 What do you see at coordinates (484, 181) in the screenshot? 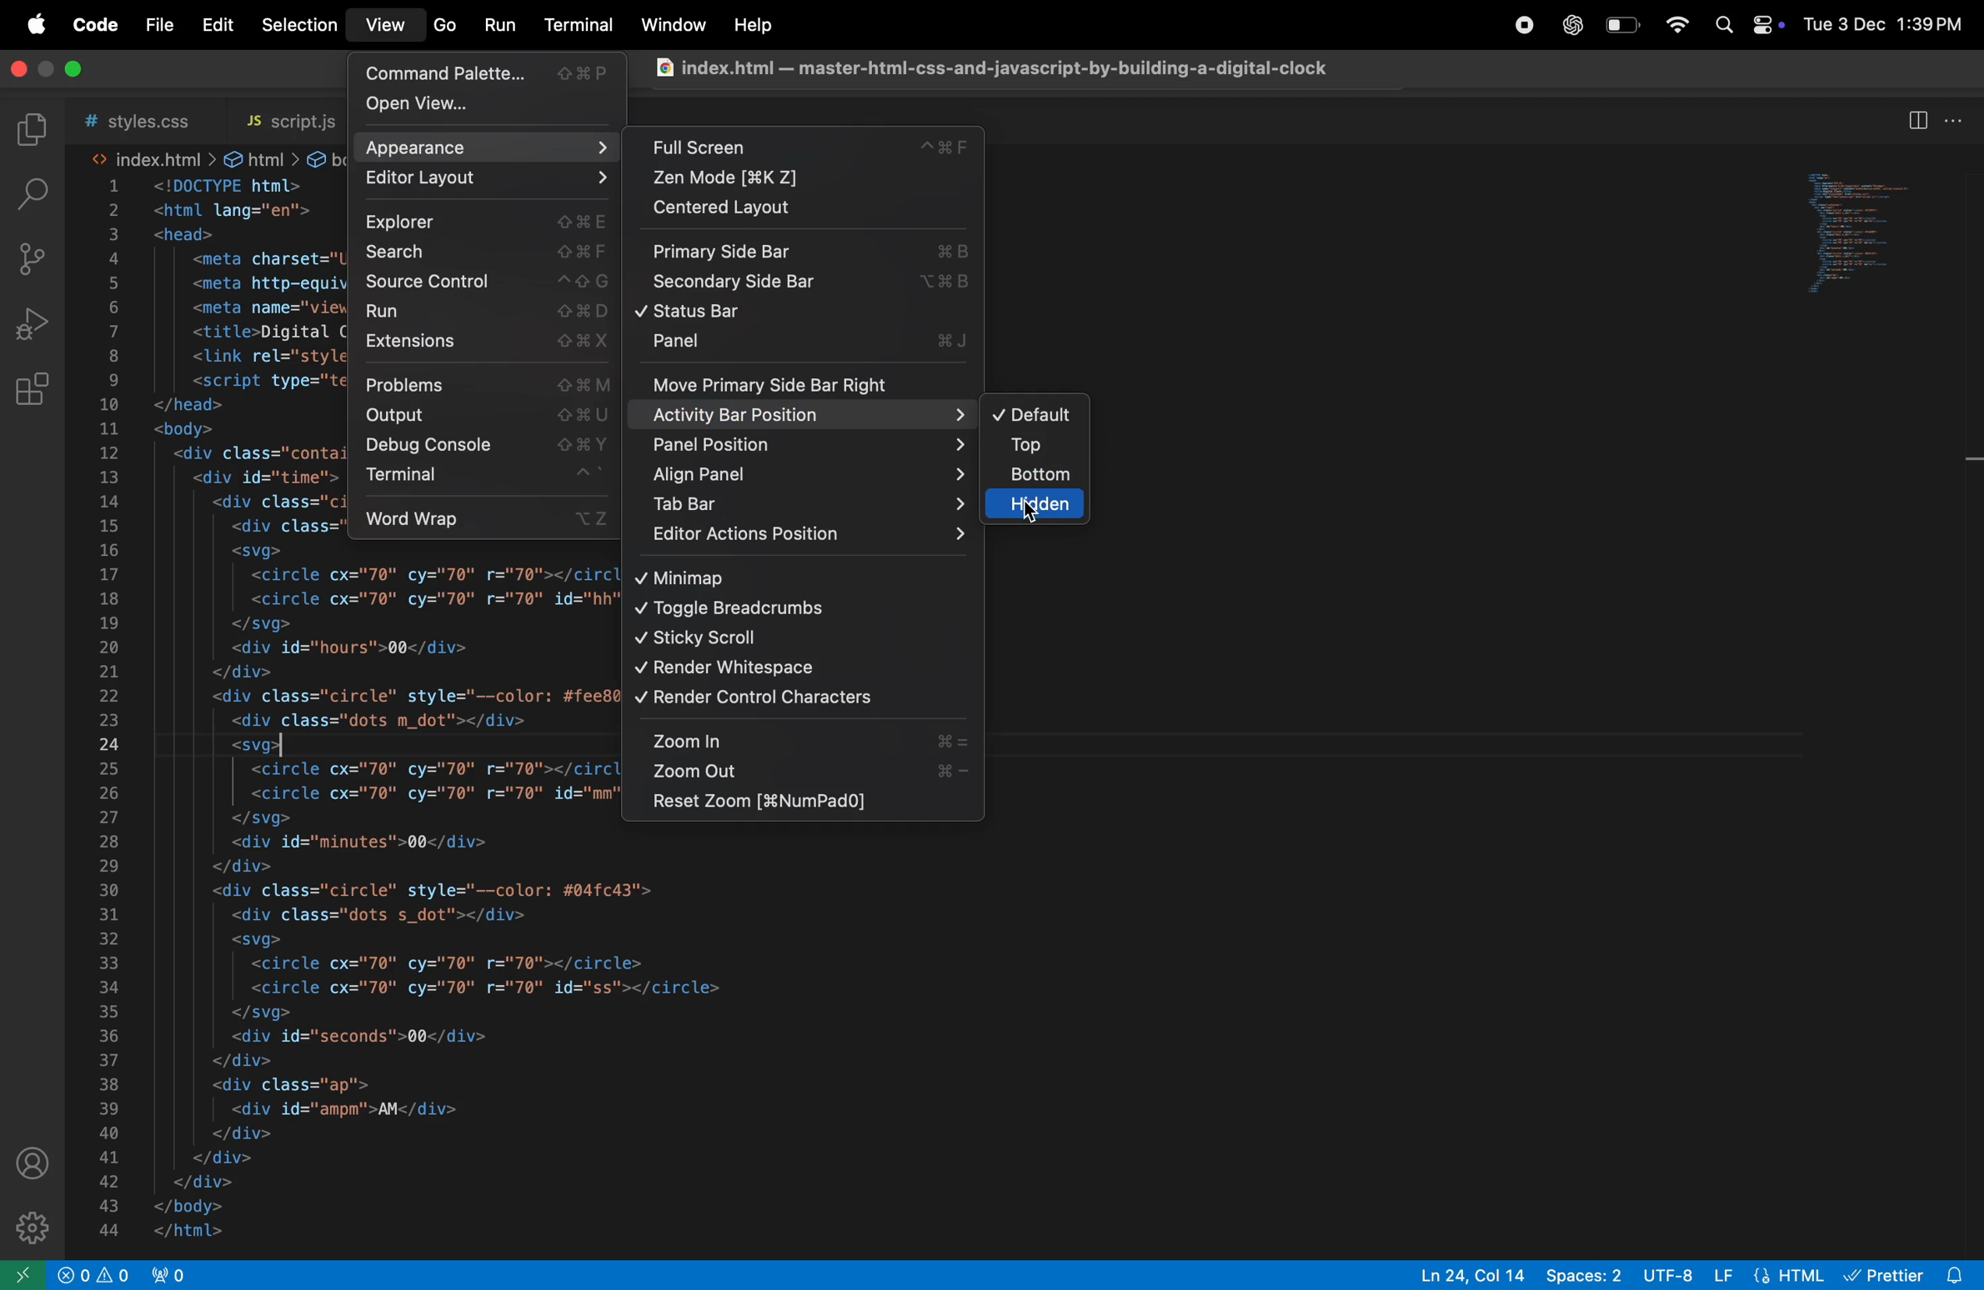
I see `editor layout` at bounding box center [484, 181].